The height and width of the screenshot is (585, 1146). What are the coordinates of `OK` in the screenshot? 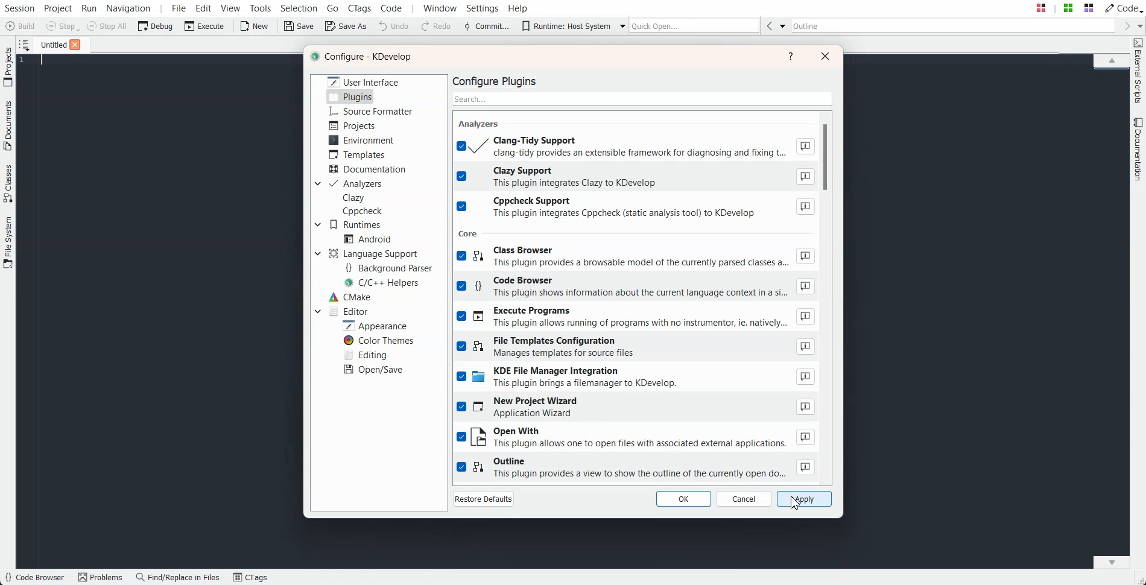 It's located at (683, 498).